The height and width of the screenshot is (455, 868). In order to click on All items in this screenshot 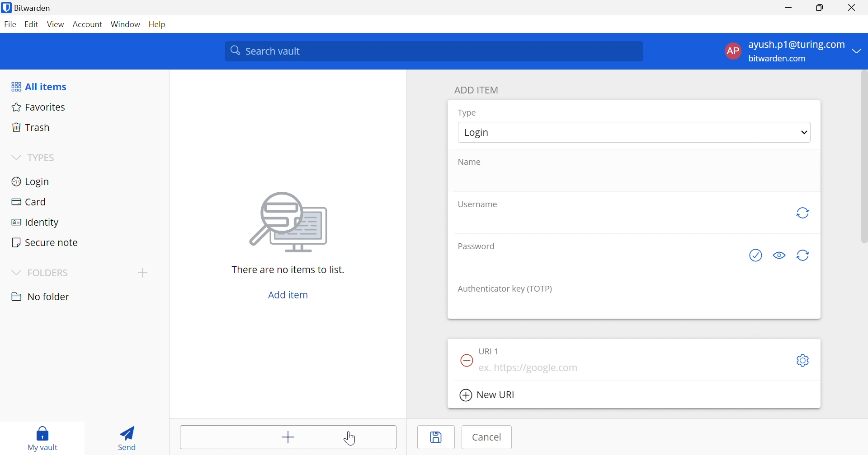, I will do `click(38, 87)`.